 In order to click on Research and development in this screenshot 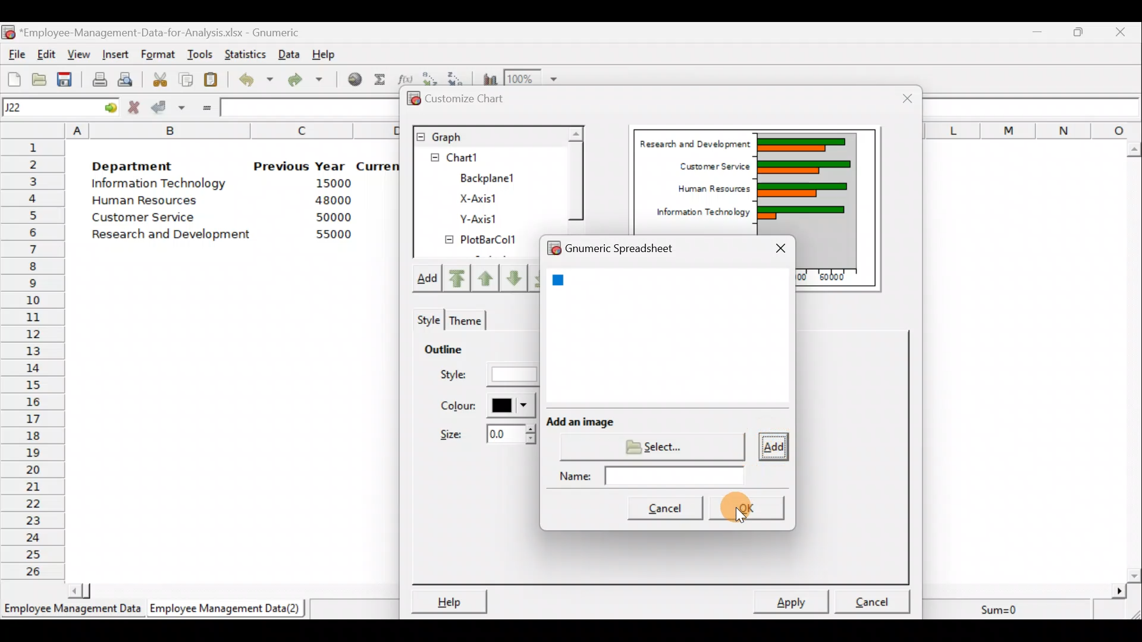, I will do `click(172, 233)`.